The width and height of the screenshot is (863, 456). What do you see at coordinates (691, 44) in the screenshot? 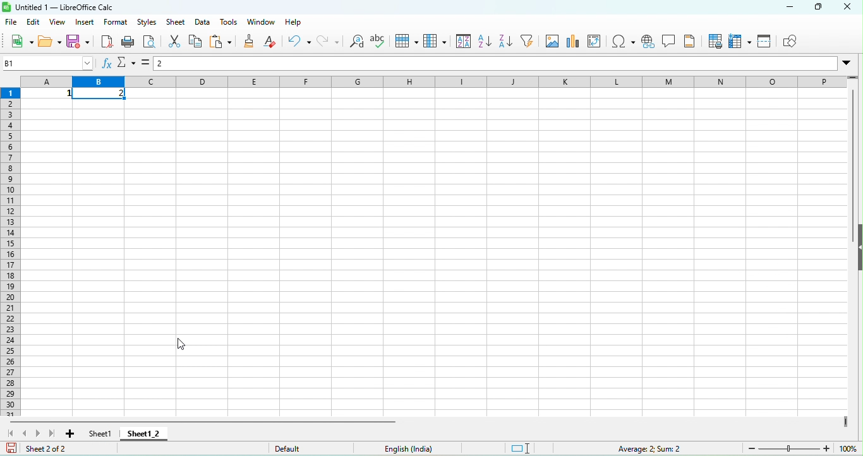
I see `headers and footers` at bounding box center [691, 44].